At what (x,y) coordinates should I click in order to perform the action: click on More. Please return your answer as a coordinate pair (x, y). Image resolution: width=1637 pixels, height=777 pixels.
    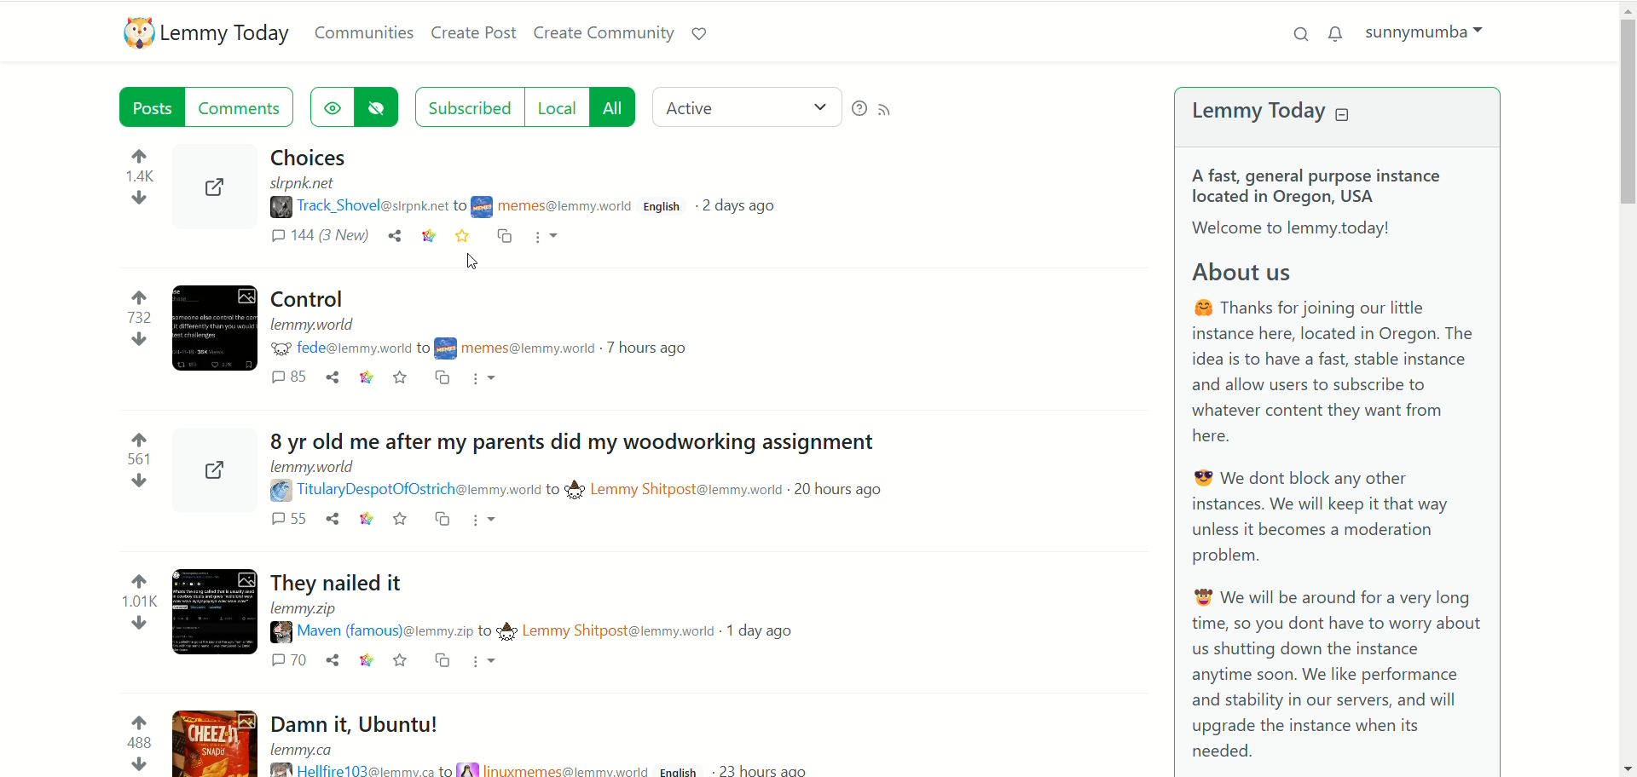
    Looking at the image, I should click on (484, 521).